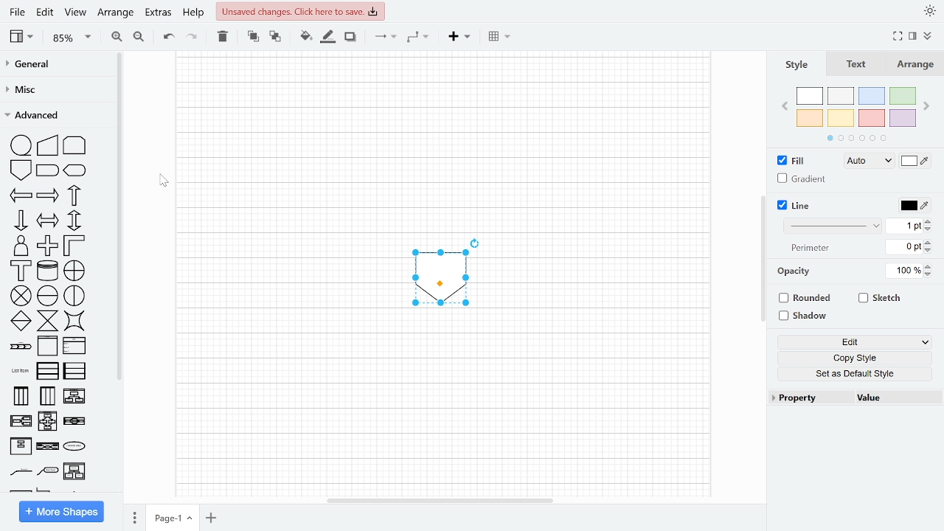 Image resolution: width=944 pixels, height=531 pixels. Describe the element at coordinates (138, 37) in the screenshot. I see `Zoom out` at that location.